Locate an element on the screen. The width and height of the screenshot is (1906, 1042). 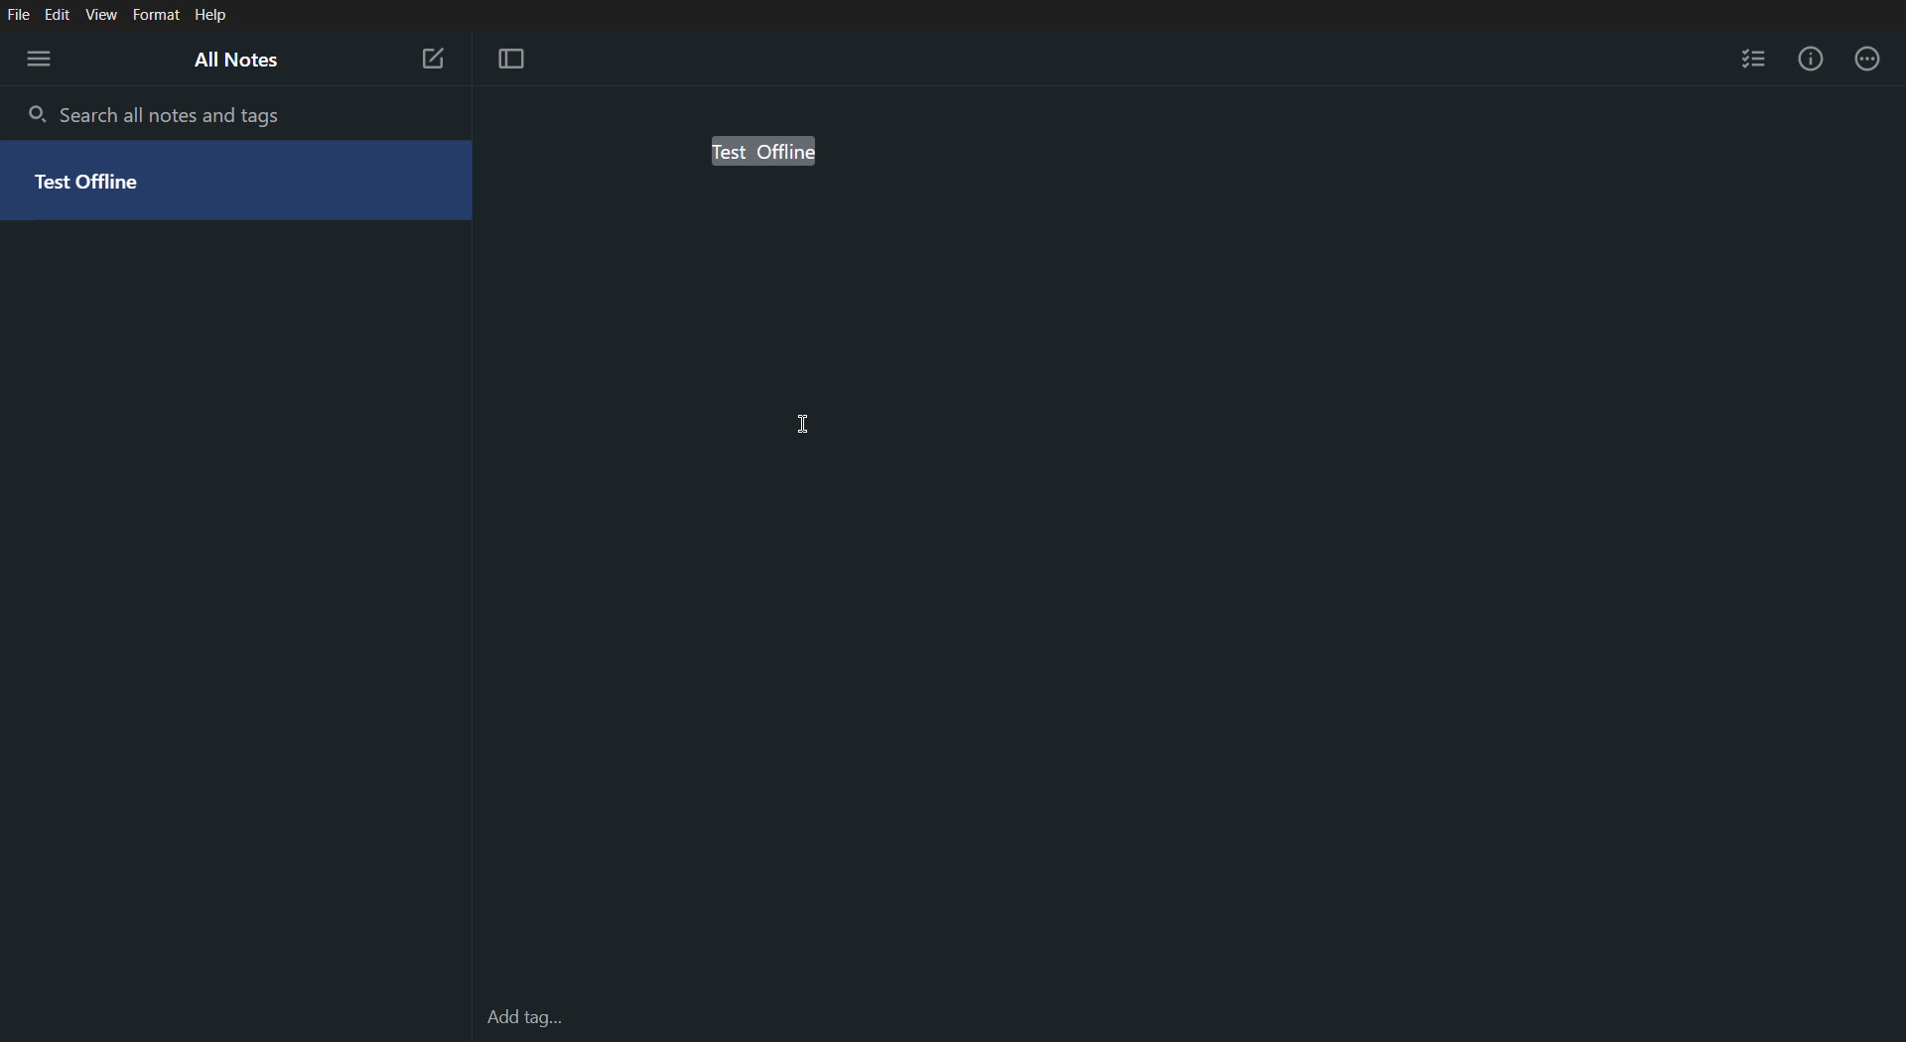
New Note is located at coordinates (433, 58).